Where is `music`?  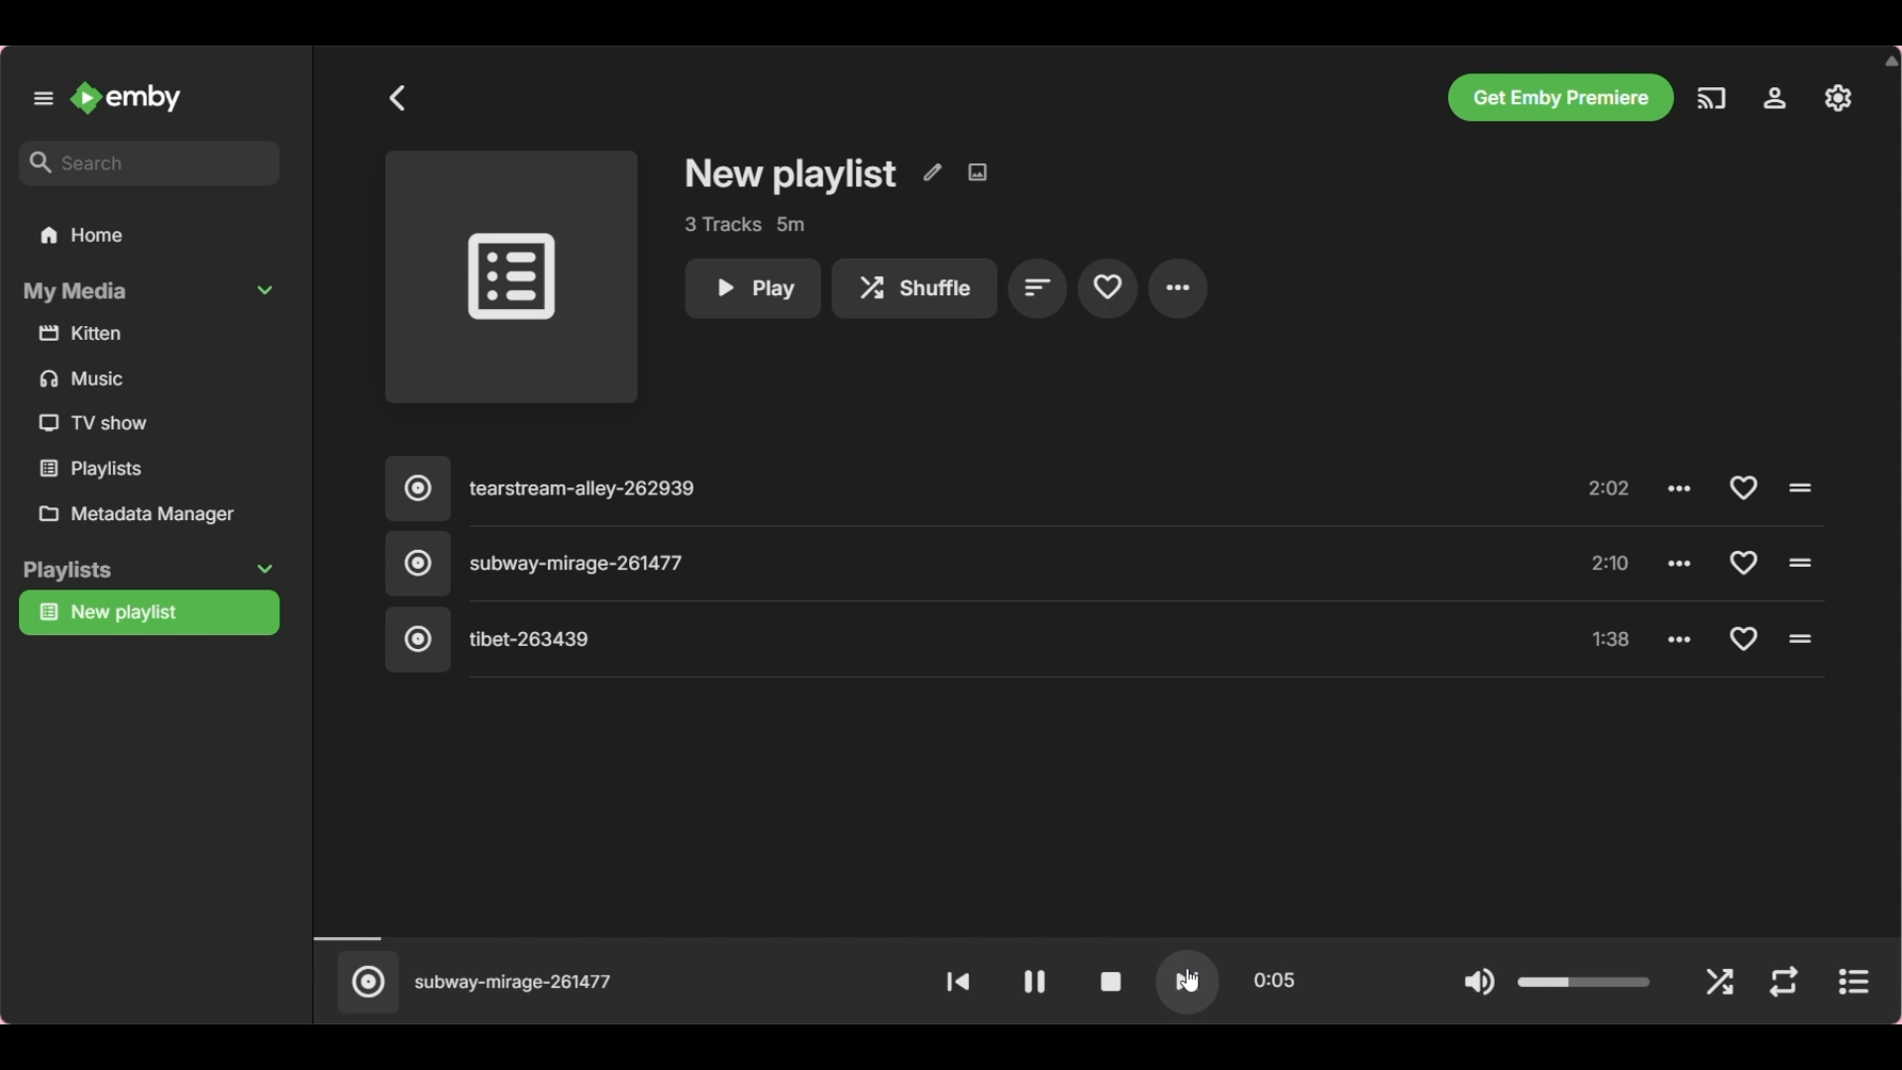
music is located at coordinates (86, 380).